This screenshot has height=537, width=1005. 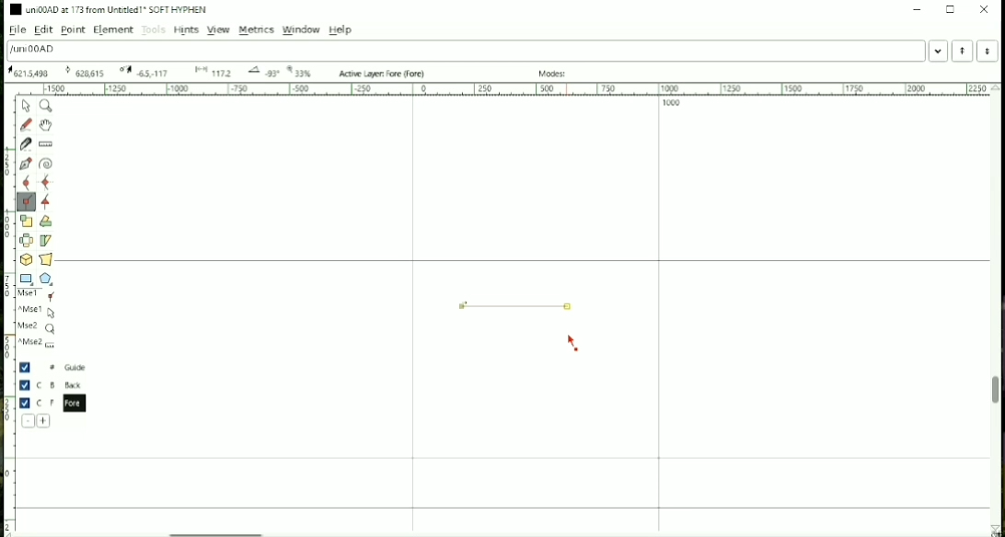 I want to click on Magnify, so click(x=47, y=106).